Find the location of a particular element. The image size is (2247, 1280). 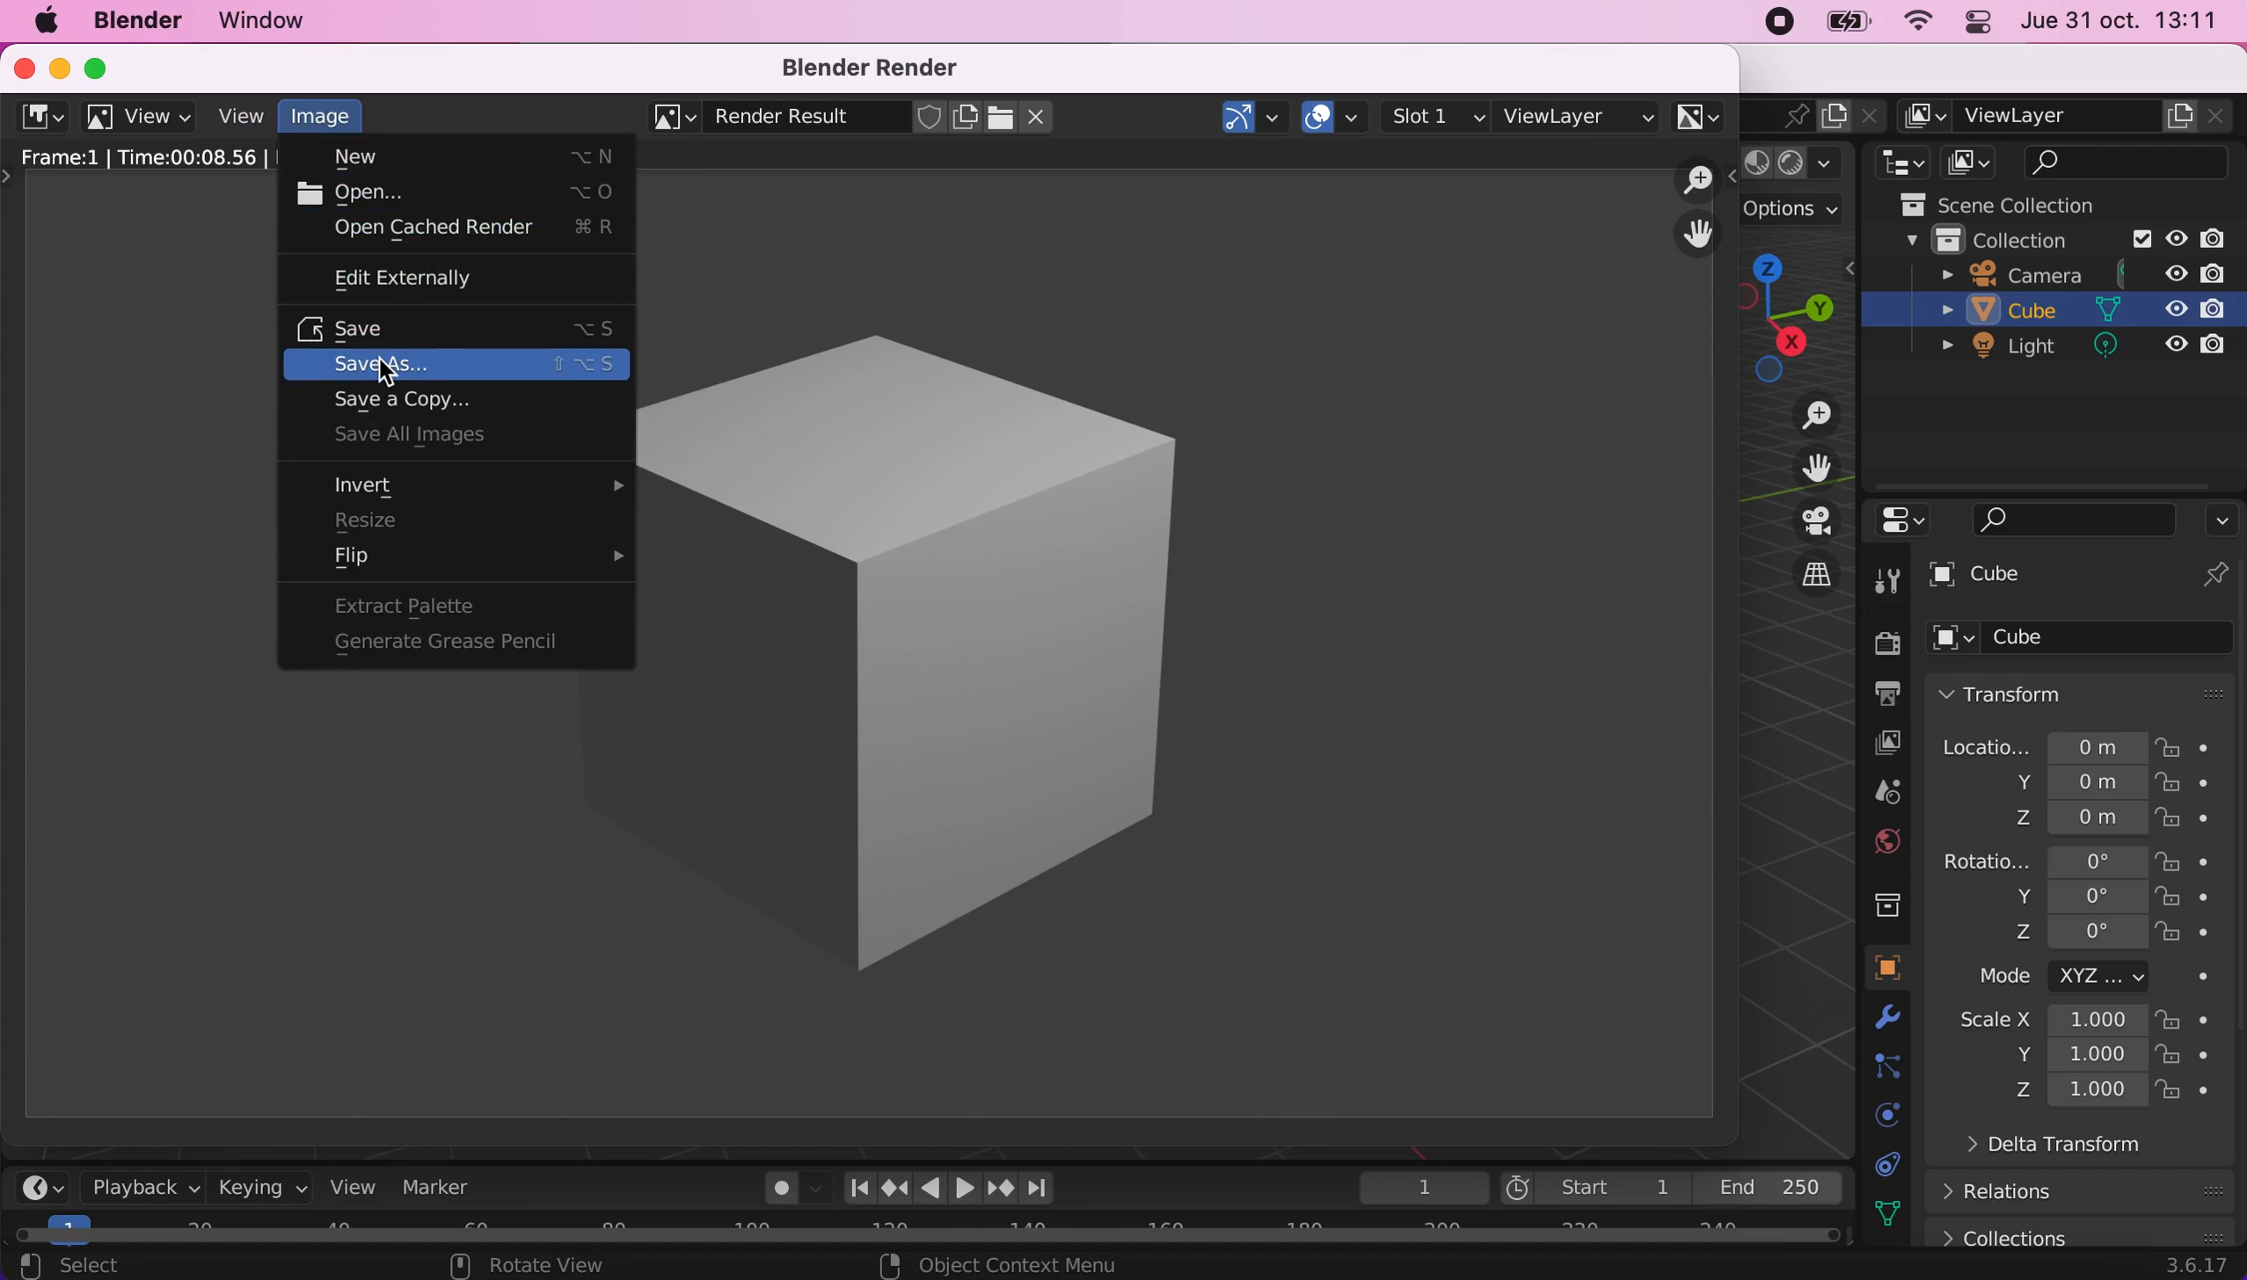

move the view is located at coordinates (1698, 235).